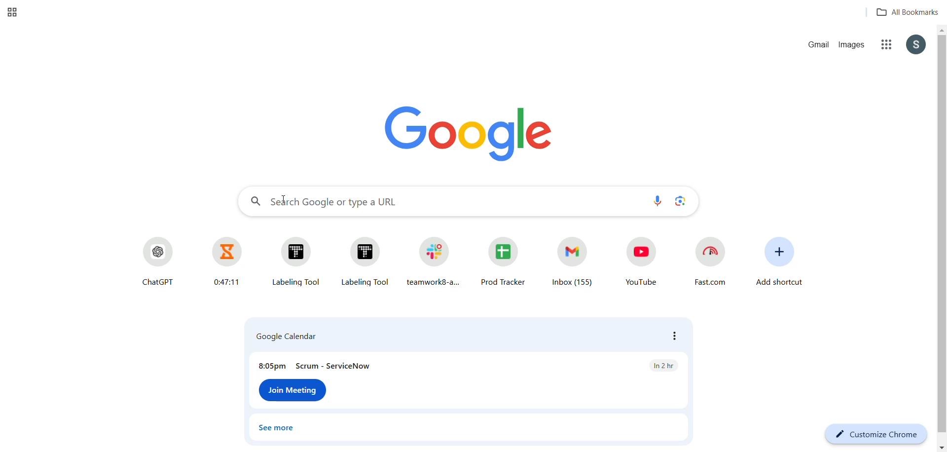  What do you see at coordinates (874, 434) in the screenshot?
I see `customize chrome` at bounding box center [874, 434].